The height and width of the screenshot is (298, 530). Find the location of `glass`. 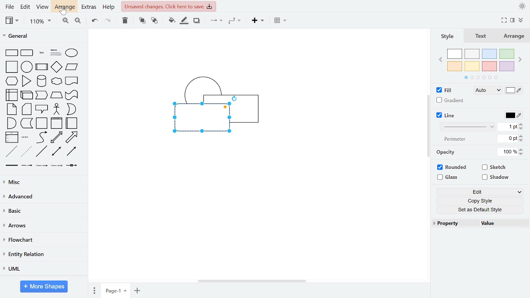

glass is located at coordinates (449, 178).